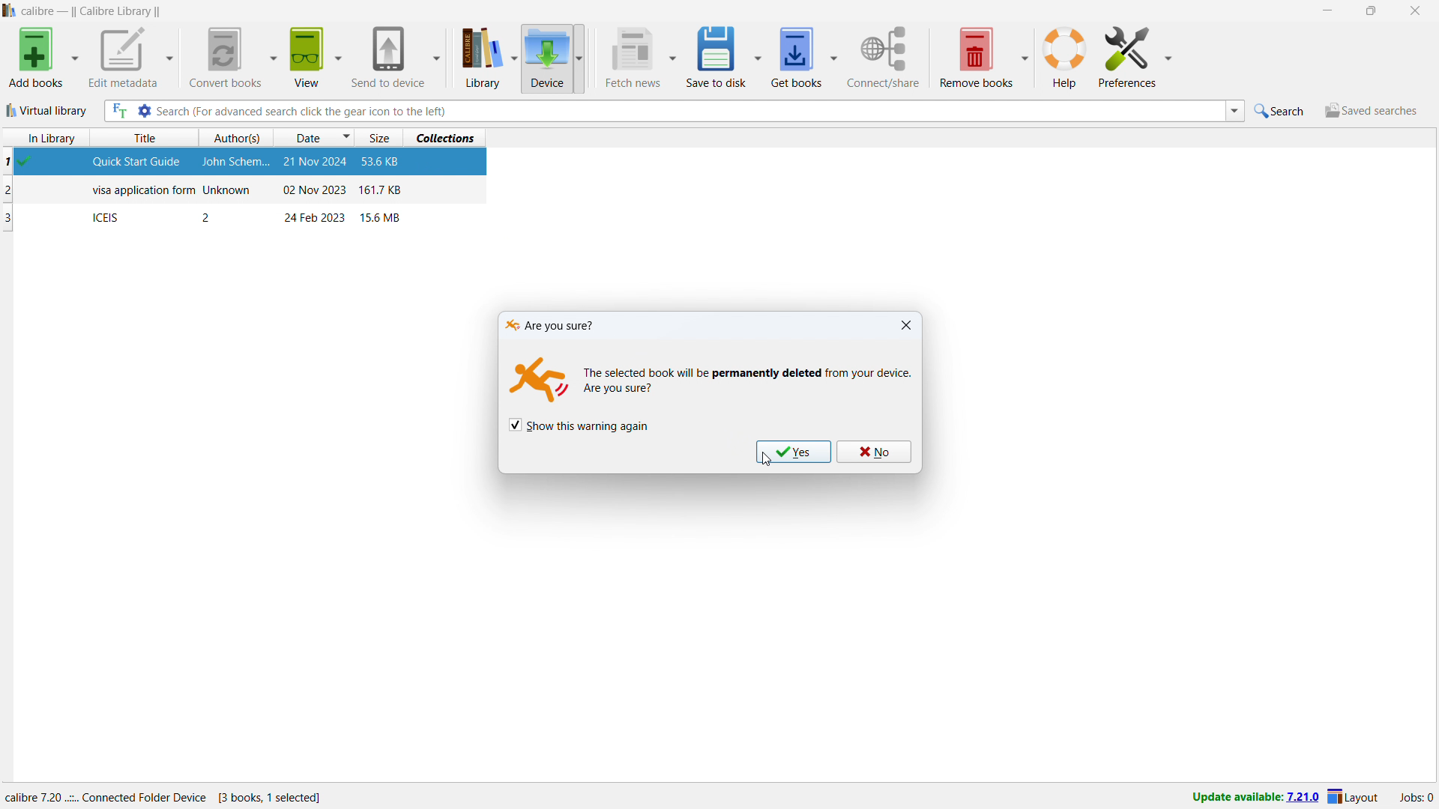 This screenshot has height=809, width=1439. Describe the element at coordinates (34, 58) in the screenshot. I see `Add books` at that location.